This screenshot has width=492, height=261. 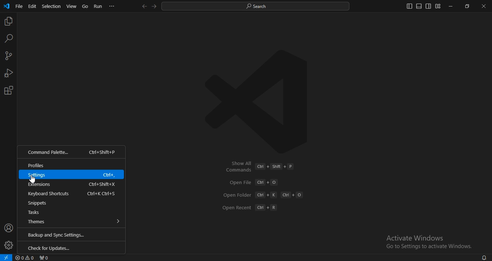 What do you see at coordinates (8, 91) in the screenshot?
I see `extensions` at bounding box center [8, 91].